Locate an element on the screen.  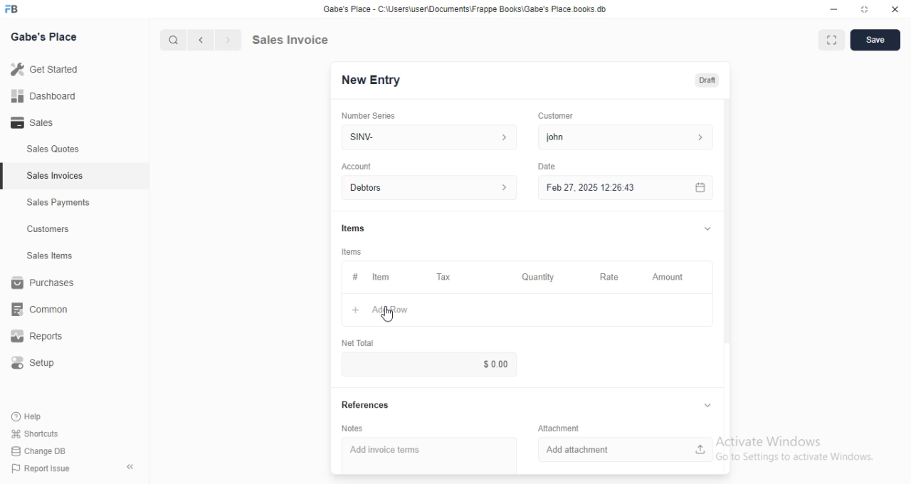
john  is located at coordinates (630, 137).